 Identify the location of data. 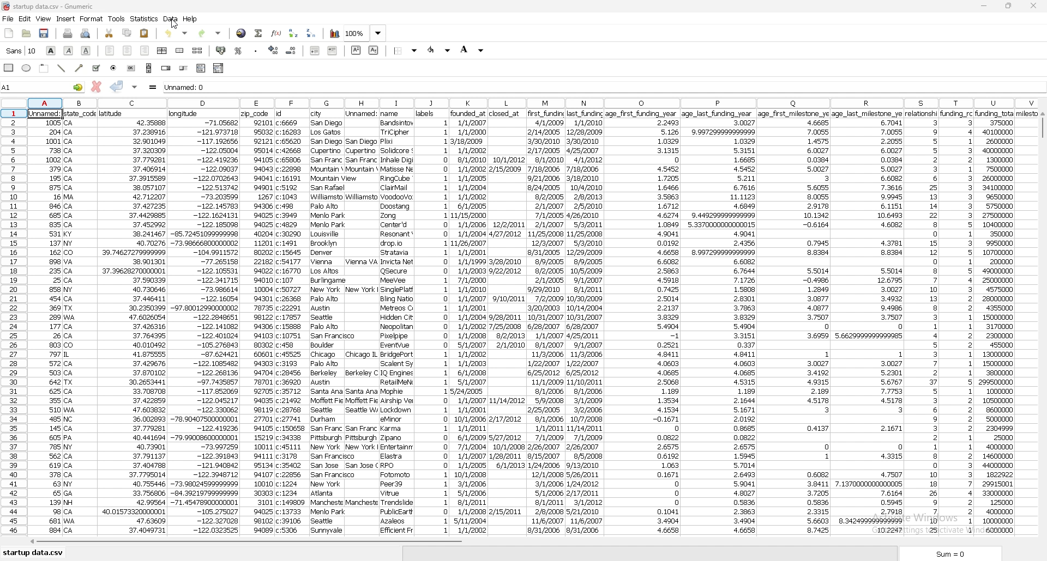
(46, 326).